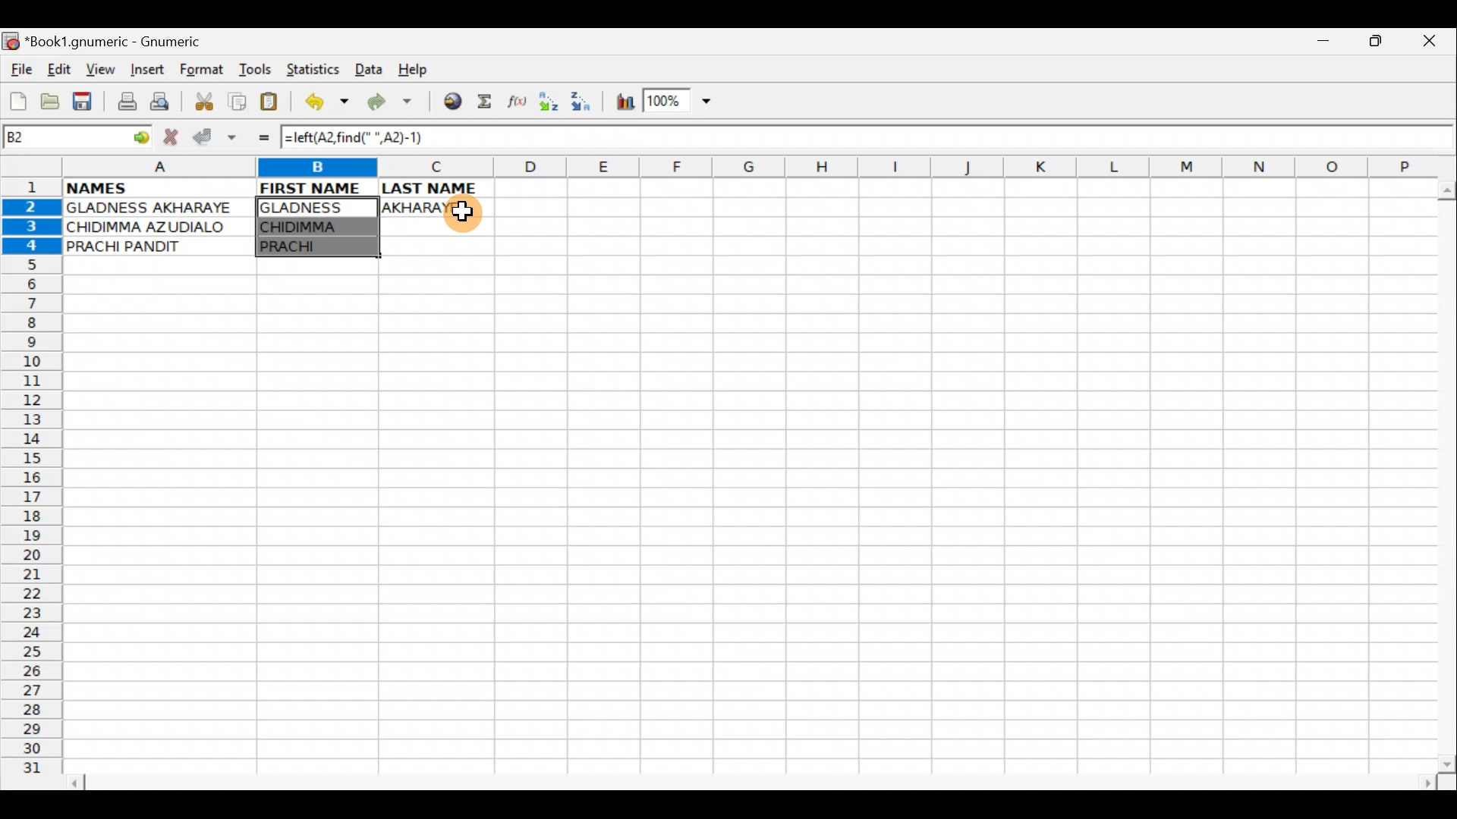  Describe the element at coordinates (32, 482) in the screenshot. I see `Rows` at that location.